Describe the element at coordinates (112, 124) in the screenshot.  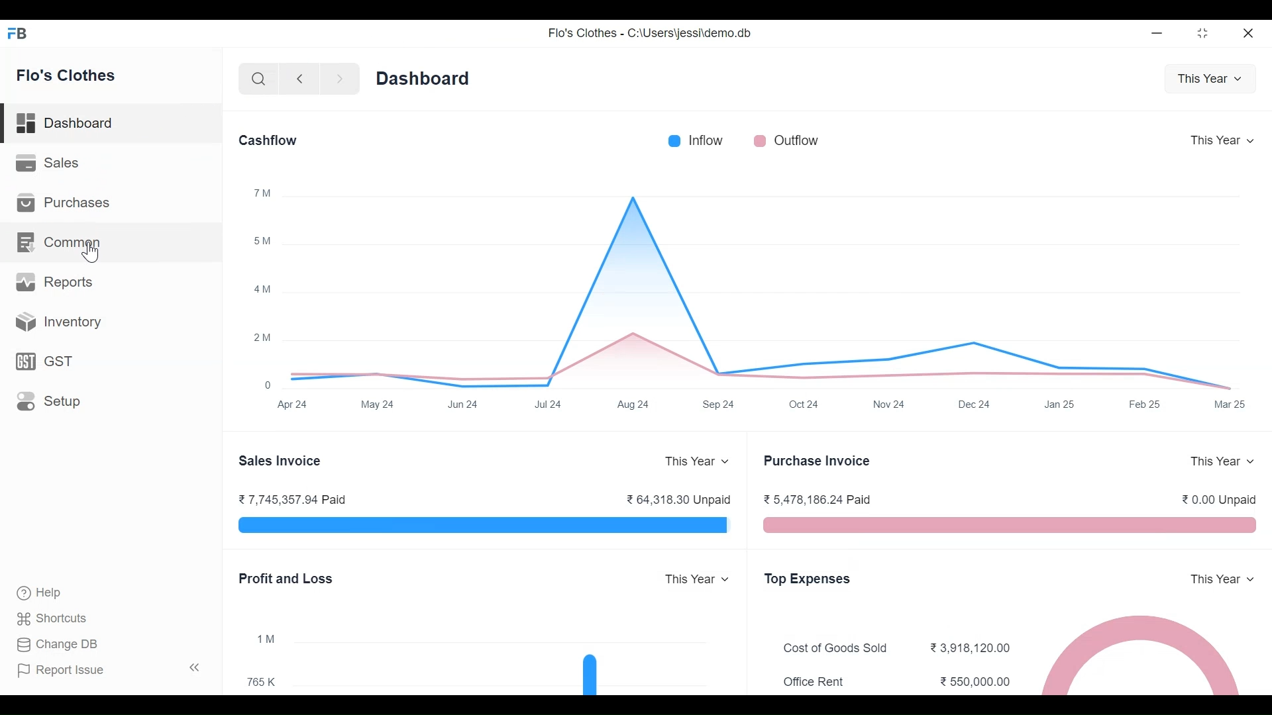
I see `Dashboard` at that location.